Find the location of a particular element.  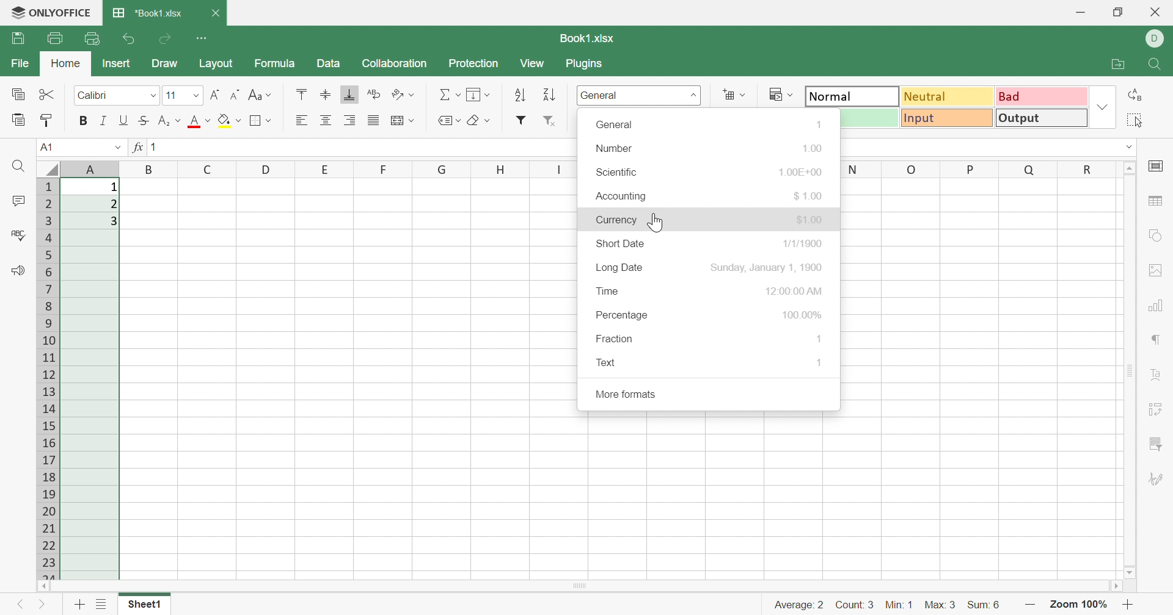

Row numbers is located at coordinates (49, 378).